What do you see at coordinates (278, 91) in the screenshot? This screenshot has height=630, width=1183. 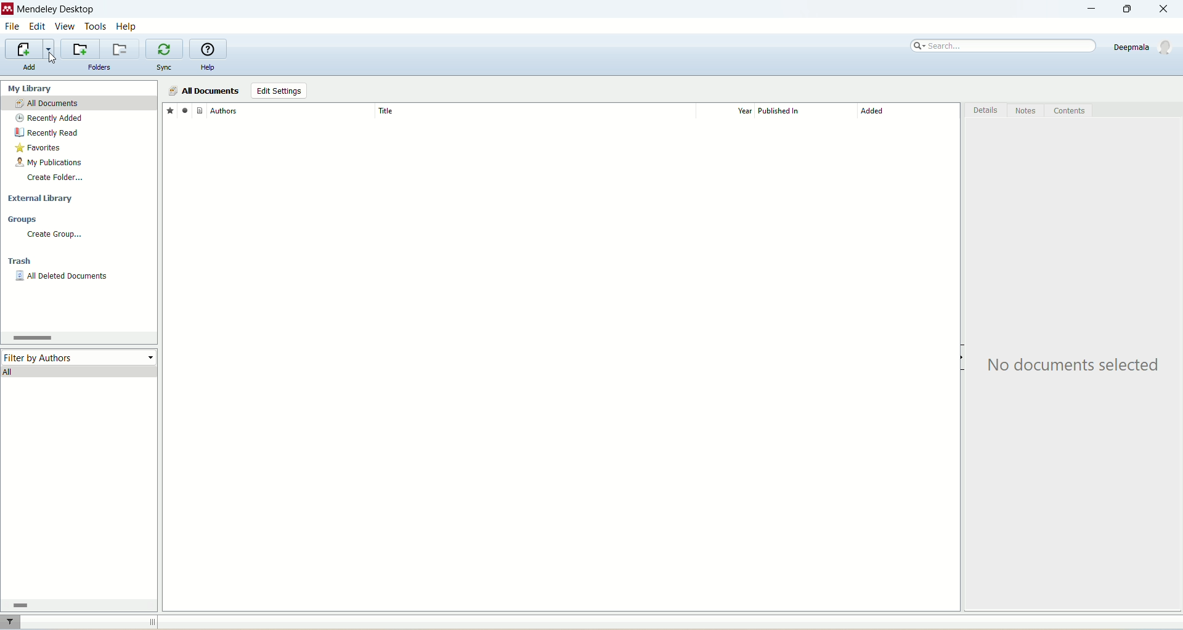 I see `edit settings` at bounding box center [278, 91].